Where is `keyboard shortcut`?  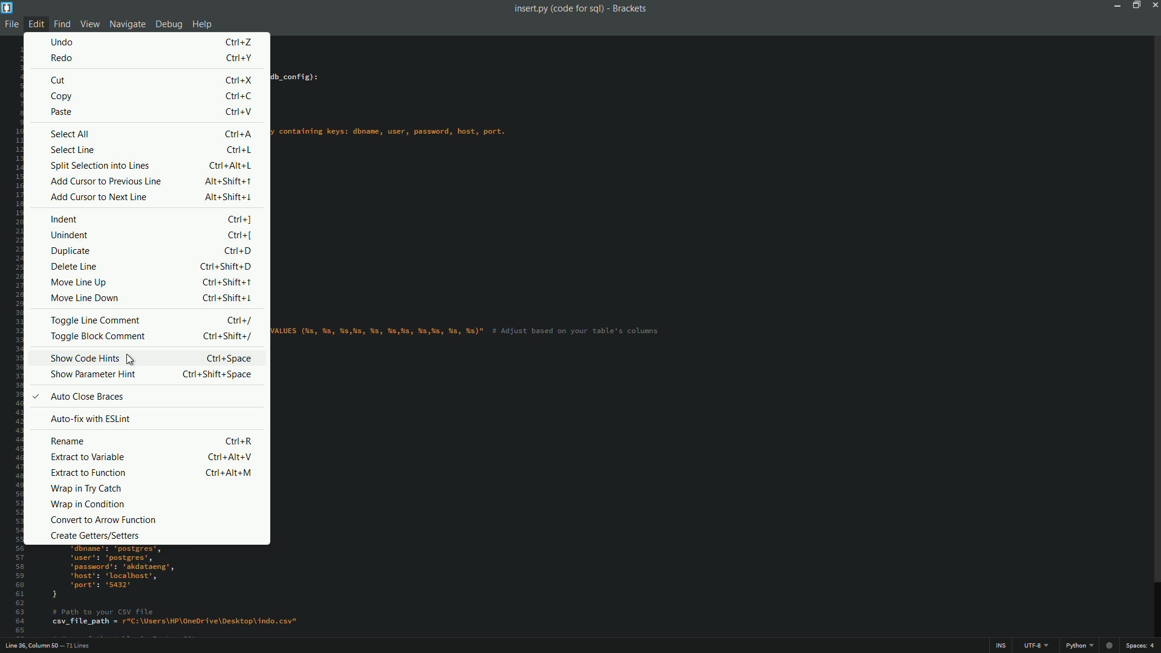 keyboard shortcut is located at coordinates (240, 440).